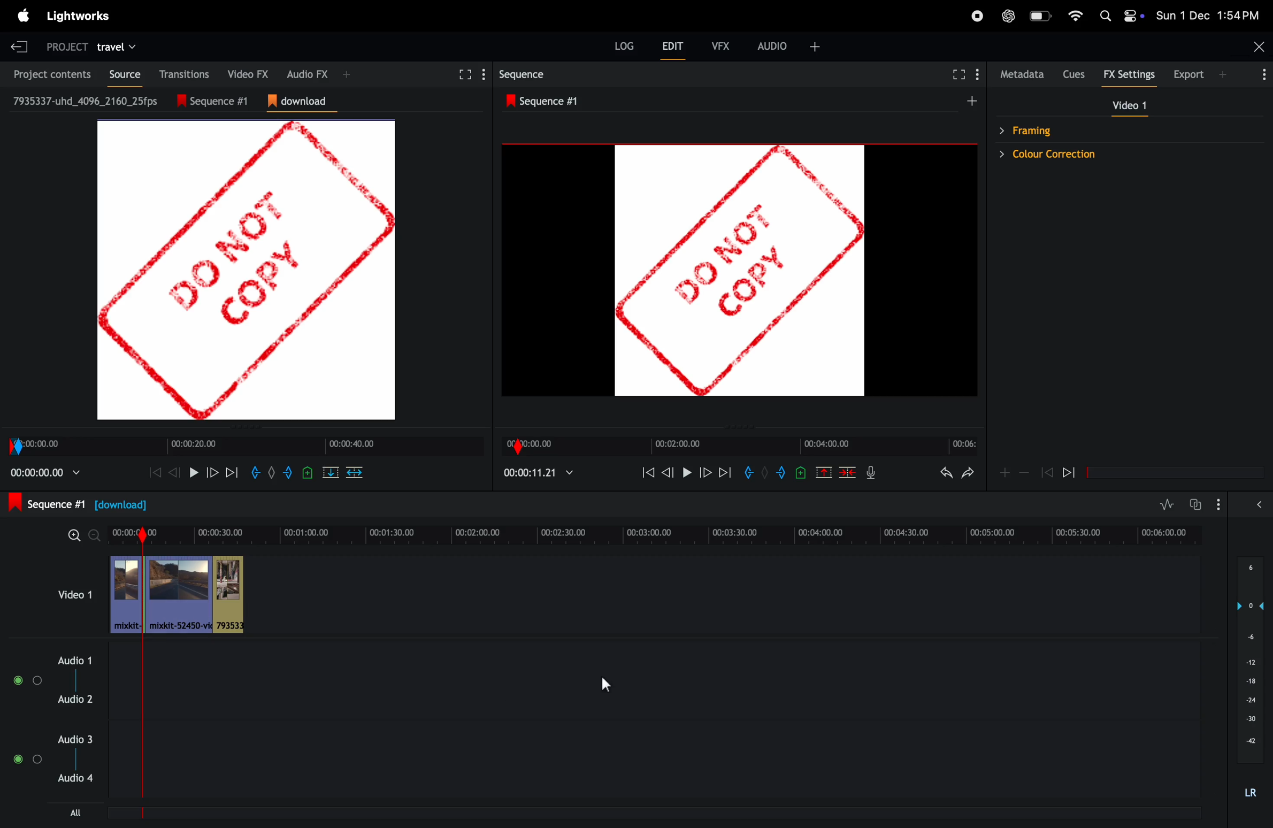 This screenshot has width=1273, height=828. What do you see at coordinates (181, 74) in the screenshot?
I see `transitions` at bounding box center [181, 74].